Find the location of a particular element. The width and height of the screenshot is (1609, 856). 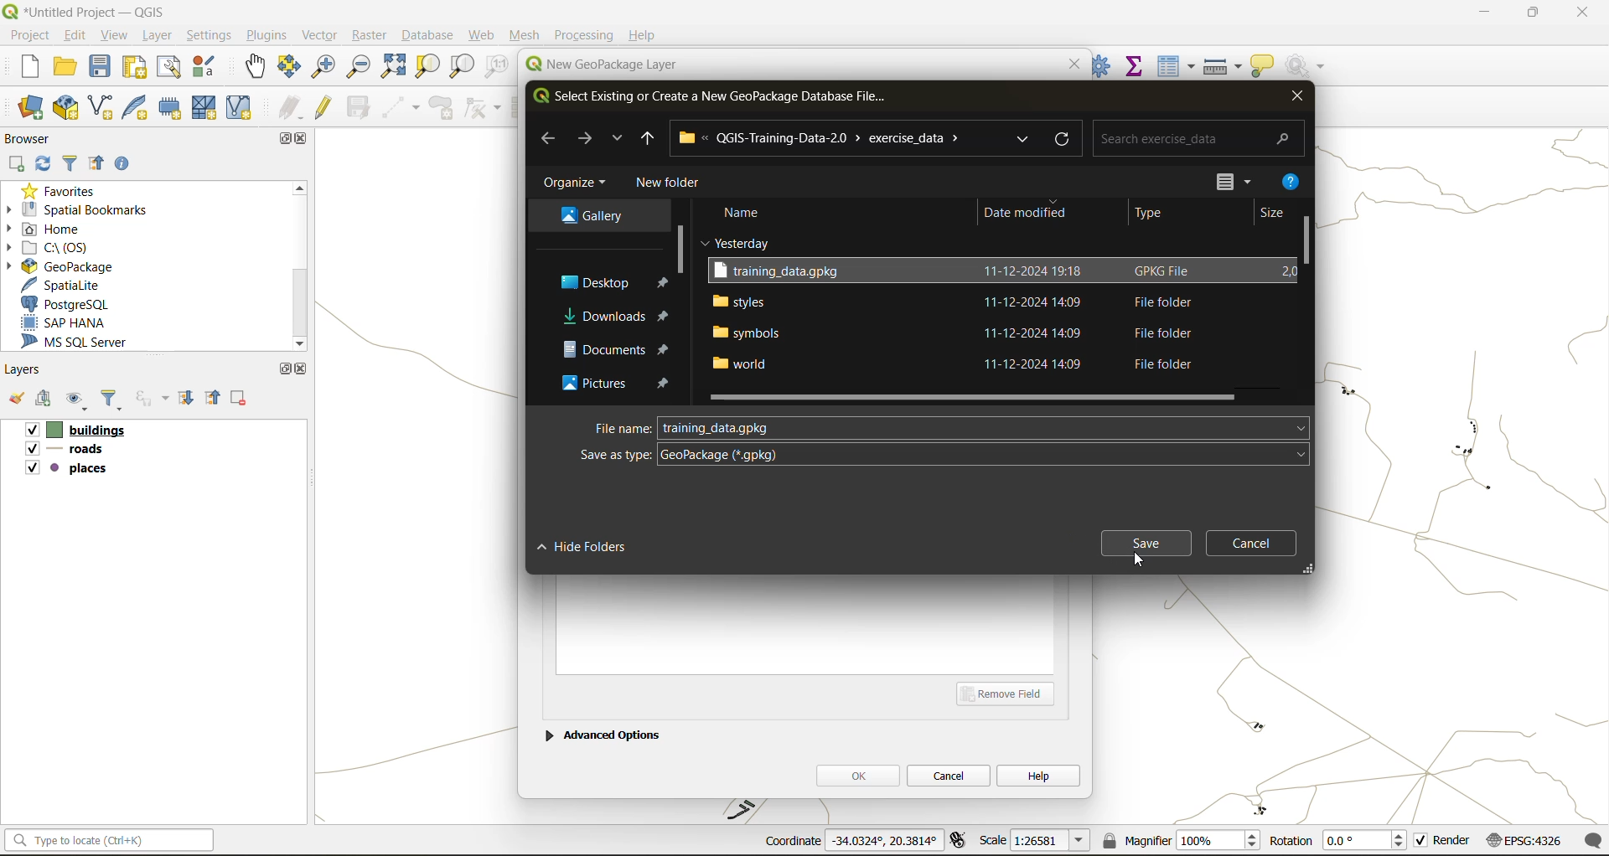

Yesterday is located at coordinates (728, 241).